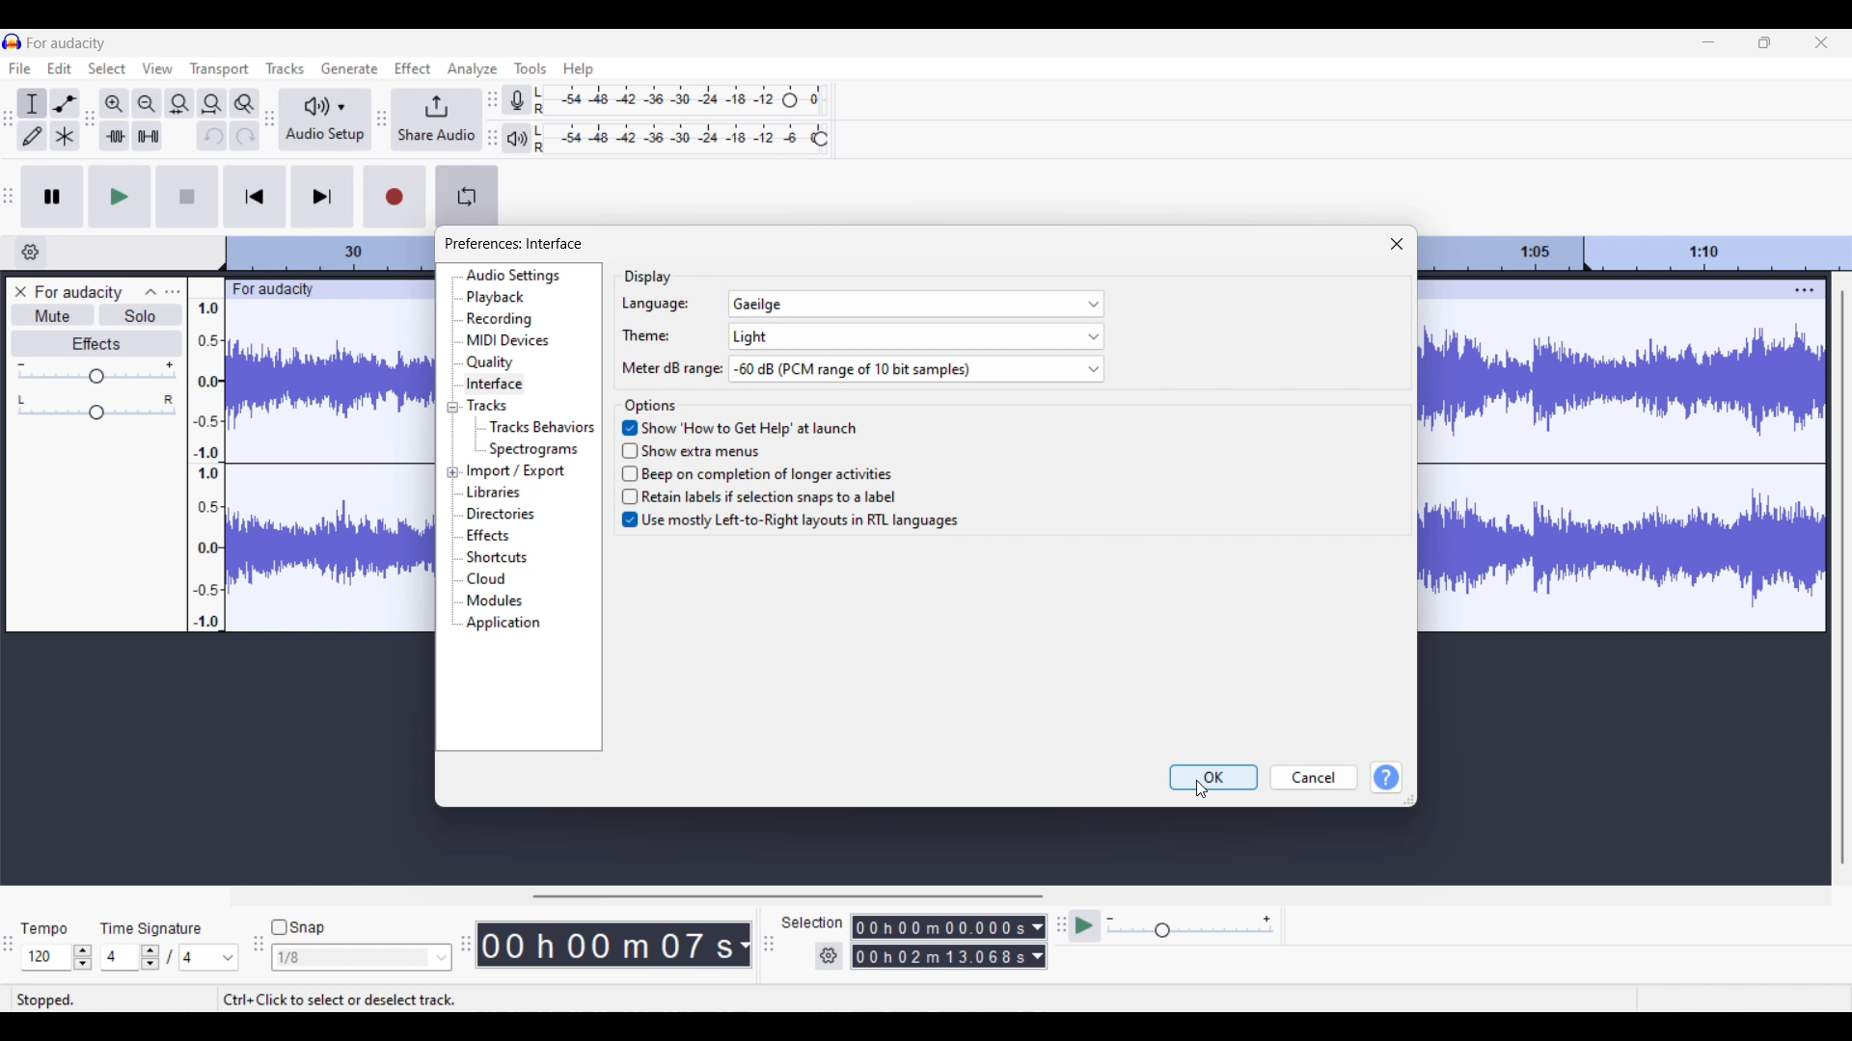  Describe the element at coordinates (493, 386) in the screenshot. I see `Interface, current selection highlighted` at that location.